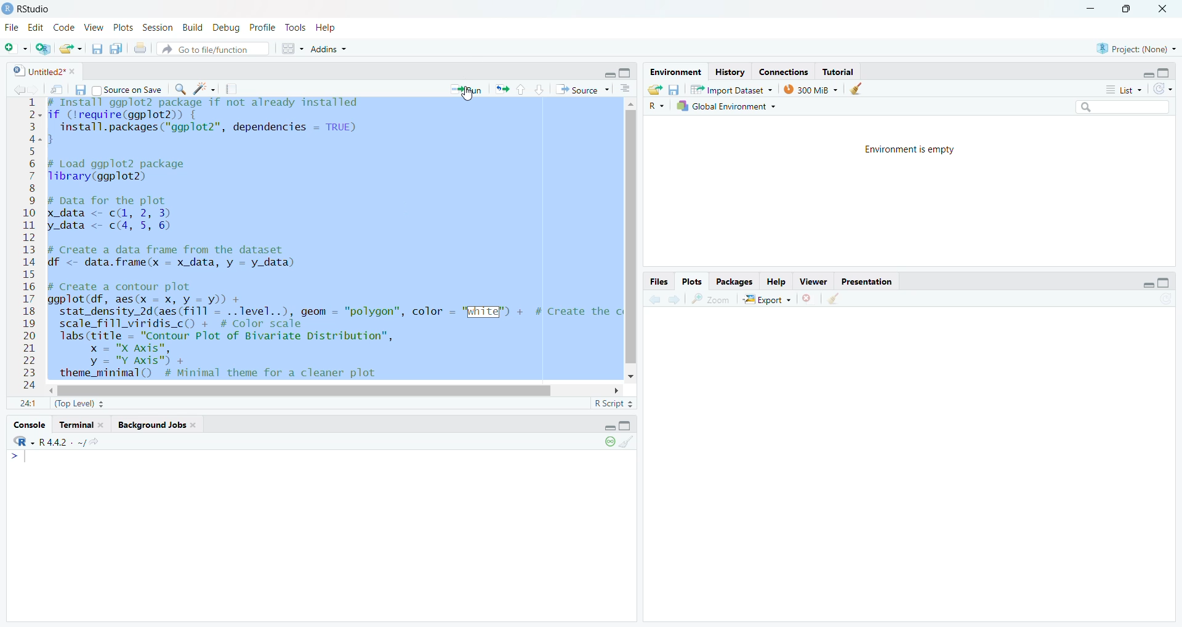  Describe the element at coordinates (867, 282) in the screenshot. I see `Presentation` at that location.